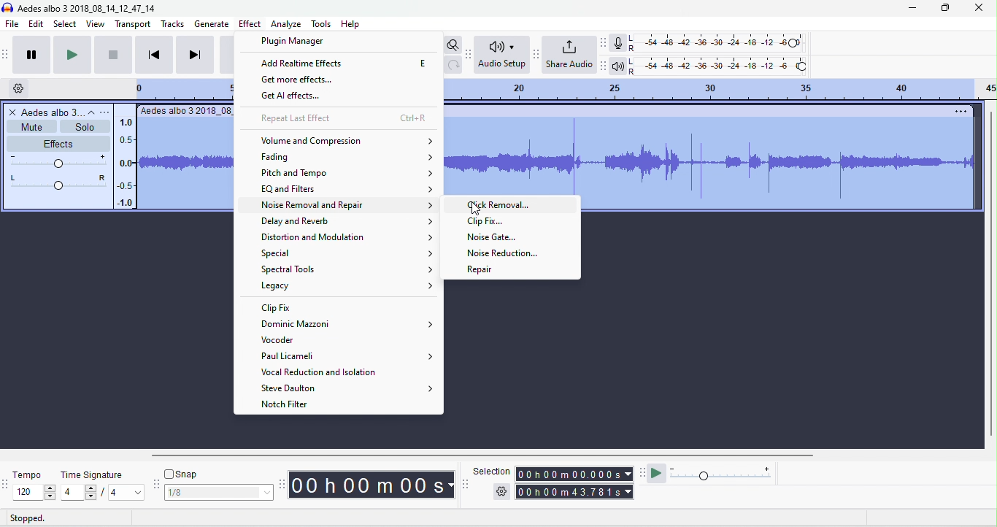 This screenshot has width=997, height=527. Describe the element at coordinates (35, 492) in the screenshot. I see `select tempo` at that location.